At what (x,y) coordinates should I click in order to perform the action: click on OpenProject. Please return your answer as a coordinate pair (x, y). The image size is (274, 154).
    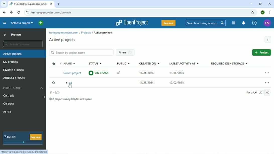
    Looking at the image, I should click on (132, 23).